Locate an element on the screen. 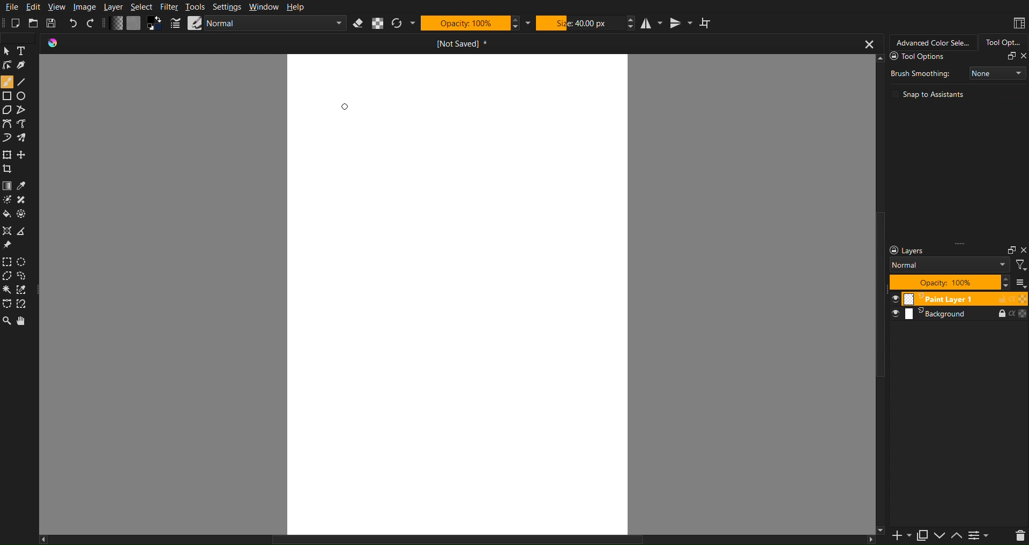  Color Picker is located at coordinates (26, 186).